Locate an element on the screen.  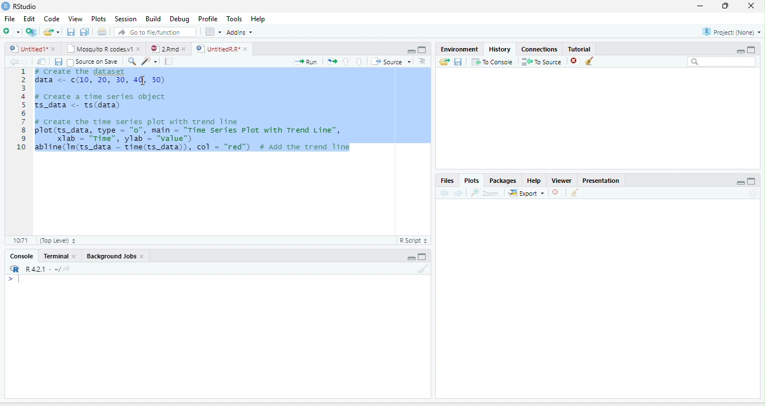
close is located at coordinates (751, 6).